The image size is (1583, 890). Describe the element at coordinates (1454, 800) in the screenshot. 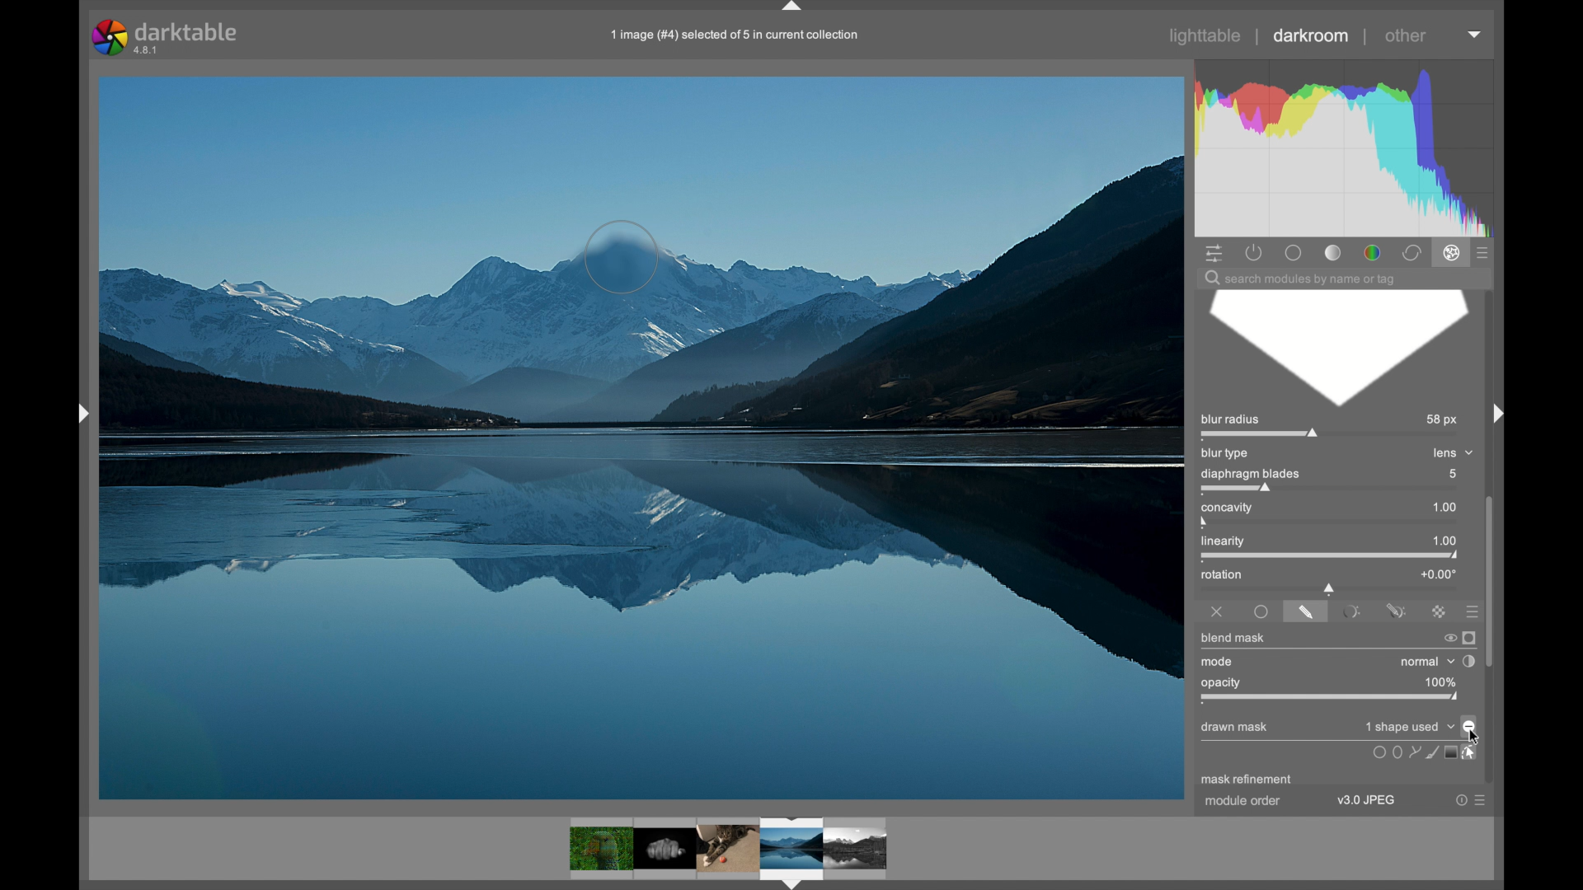

I see `help` at that location.